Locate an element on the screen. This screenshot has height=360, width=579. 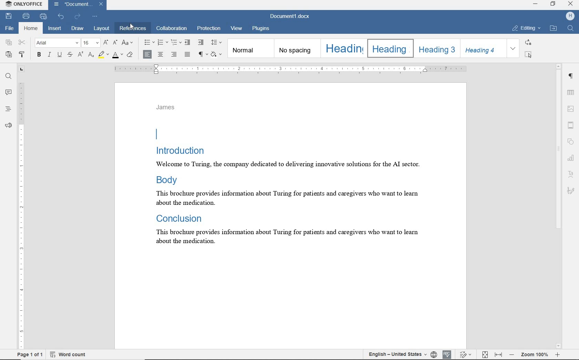
fit to page is located at coordinates (484, 354).